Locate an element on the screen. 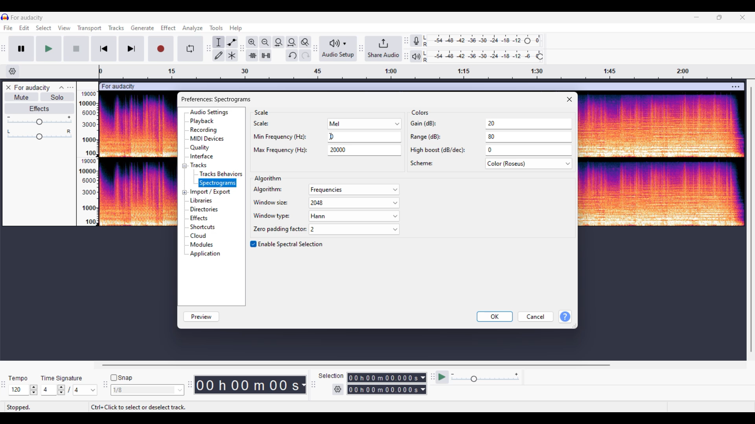 The image size is (755, 424). max frequency is located at coordinates (327, 151).